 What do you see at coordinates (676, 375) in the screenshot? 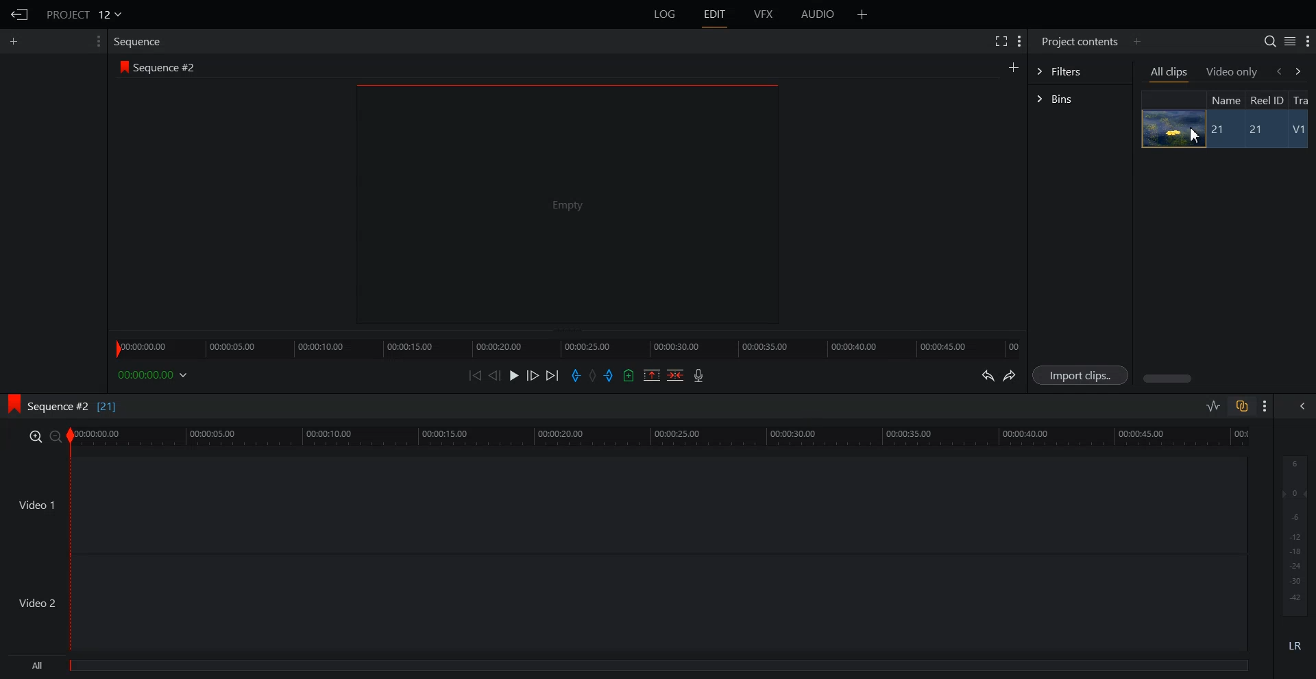
I see `Delete` at bounding box center [676, 375].